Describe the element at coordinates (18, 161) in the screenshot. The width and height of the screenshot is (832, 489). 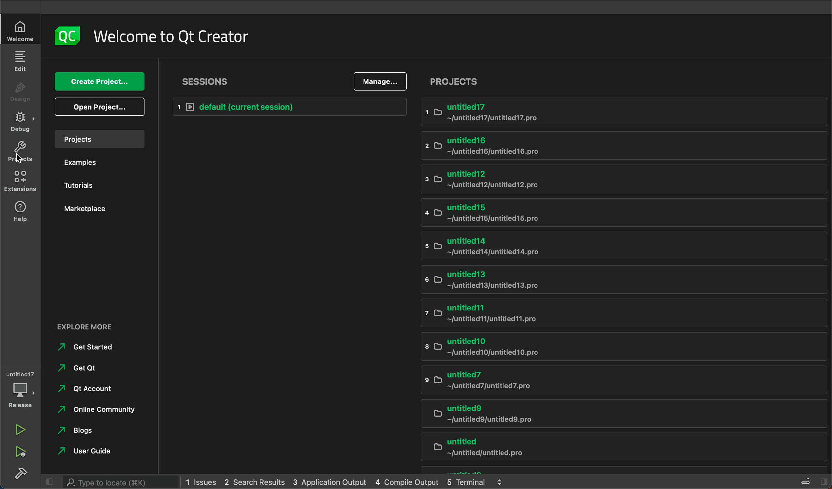
I see `cursor` at that location.